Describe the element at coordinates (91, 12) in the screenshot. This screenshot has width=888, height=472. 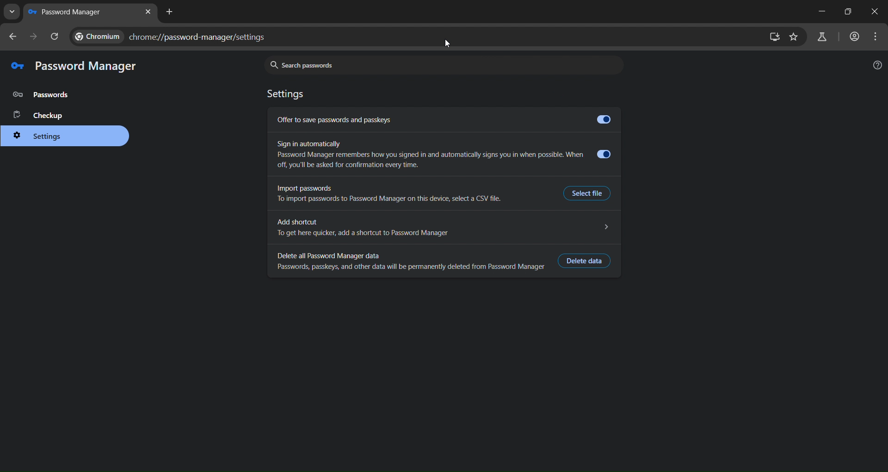
I see `new tab` at that location.